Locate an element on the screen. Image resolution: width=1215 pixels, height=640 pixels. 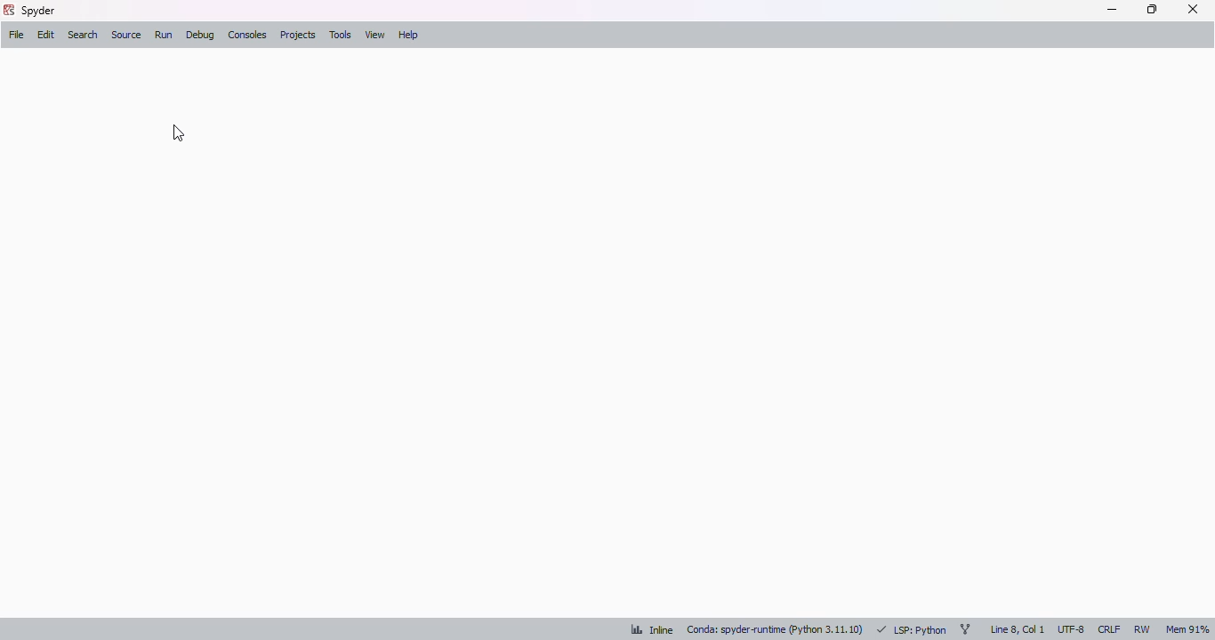
source is located at coordinates (127, 35).